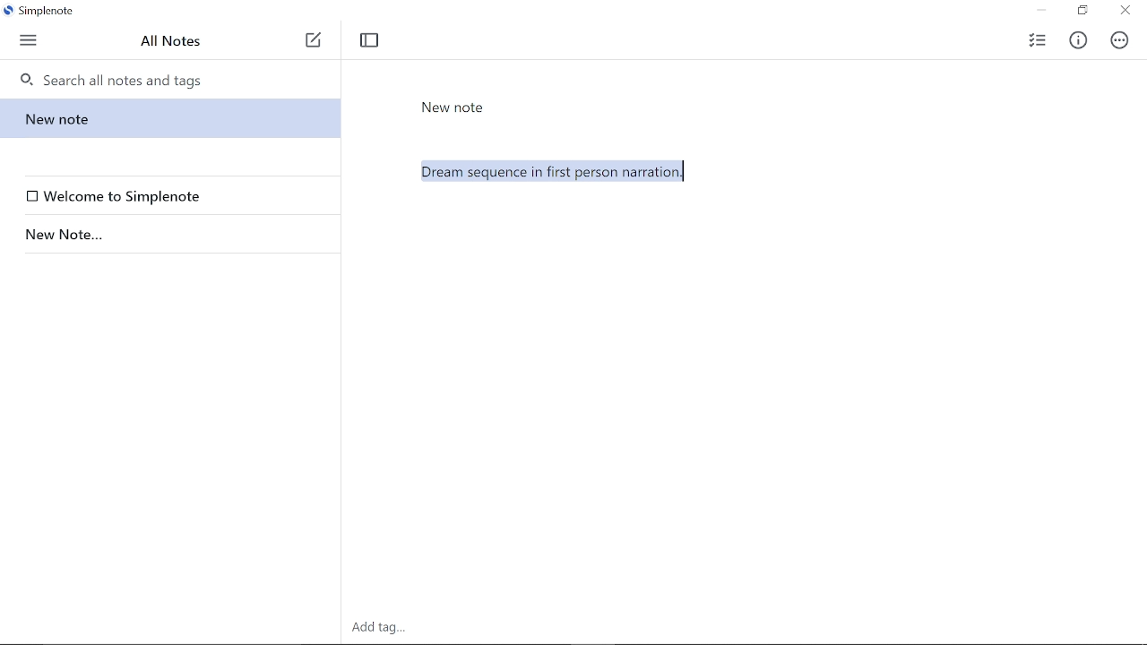  What do you see at coordinates (369, 40) in the screenshot?
I see `Toggle focus mode` at bounding box center [369, 40].